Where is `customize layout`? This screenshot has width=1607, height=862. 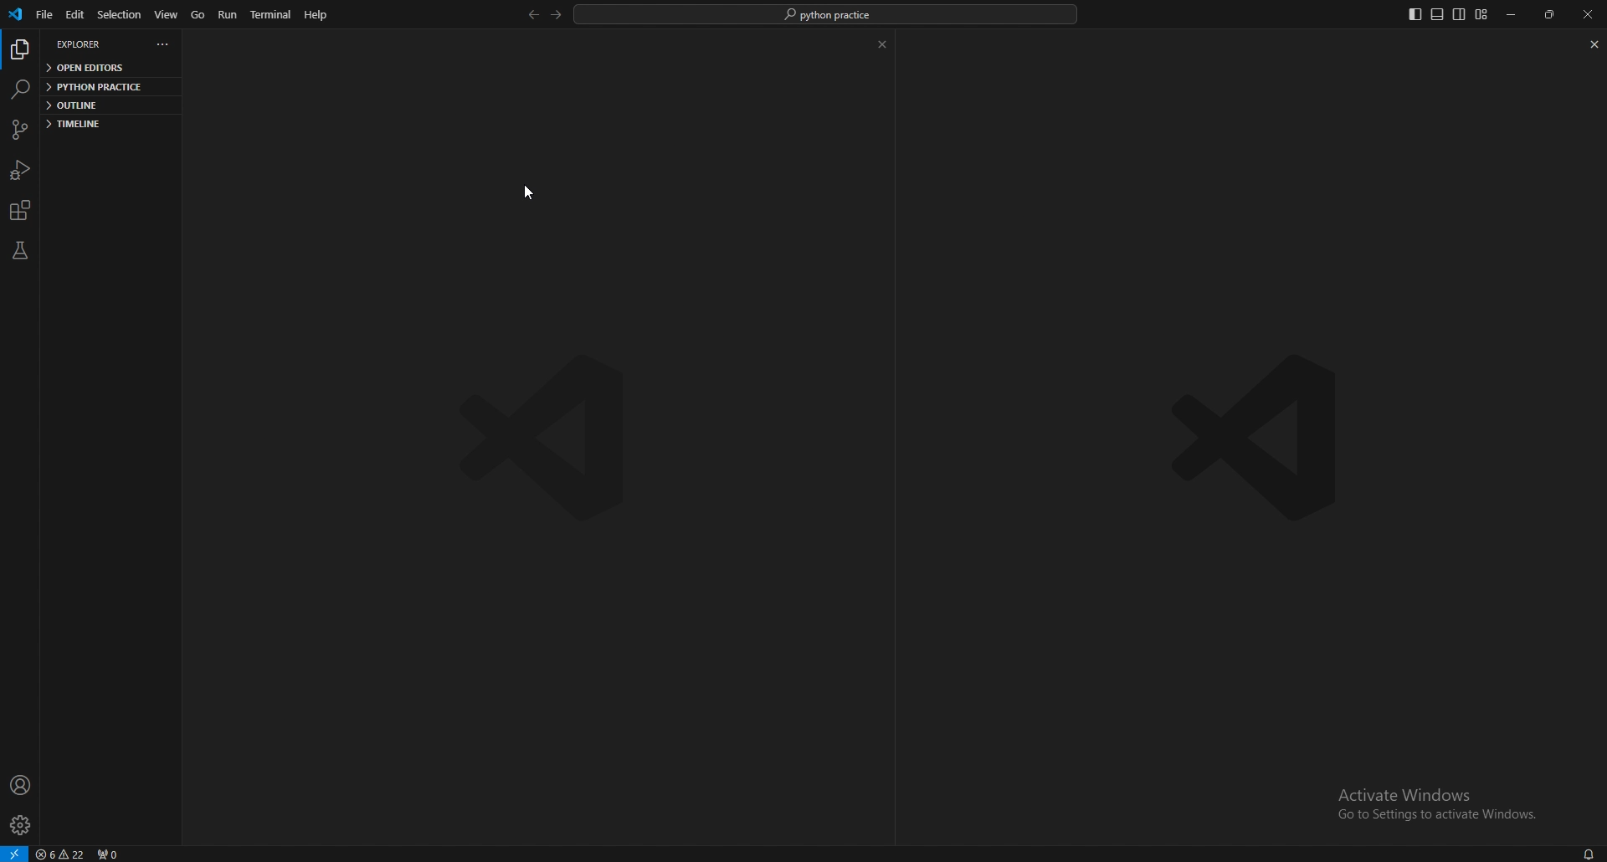 customize layout is located at coordinates (1481, 14).